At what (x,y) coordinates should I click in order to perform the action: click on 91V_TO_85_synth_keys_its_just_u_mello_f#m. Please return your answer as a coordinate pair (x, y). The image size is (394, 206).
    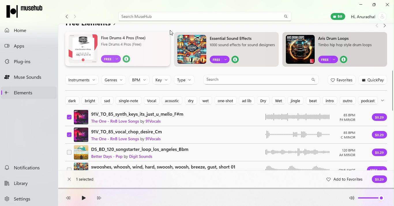
    Looking at the image, I should click on (217, 117).